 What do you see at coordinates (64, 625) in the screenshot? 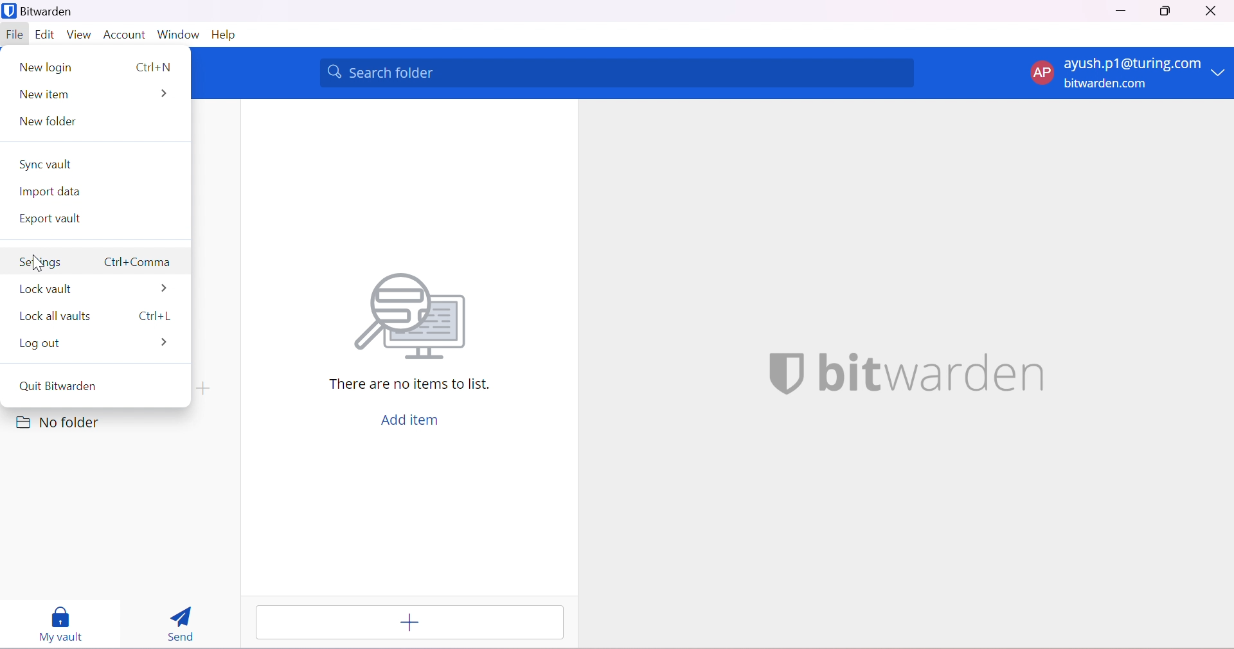
I see `My vault` at bounding box center [64, 625].